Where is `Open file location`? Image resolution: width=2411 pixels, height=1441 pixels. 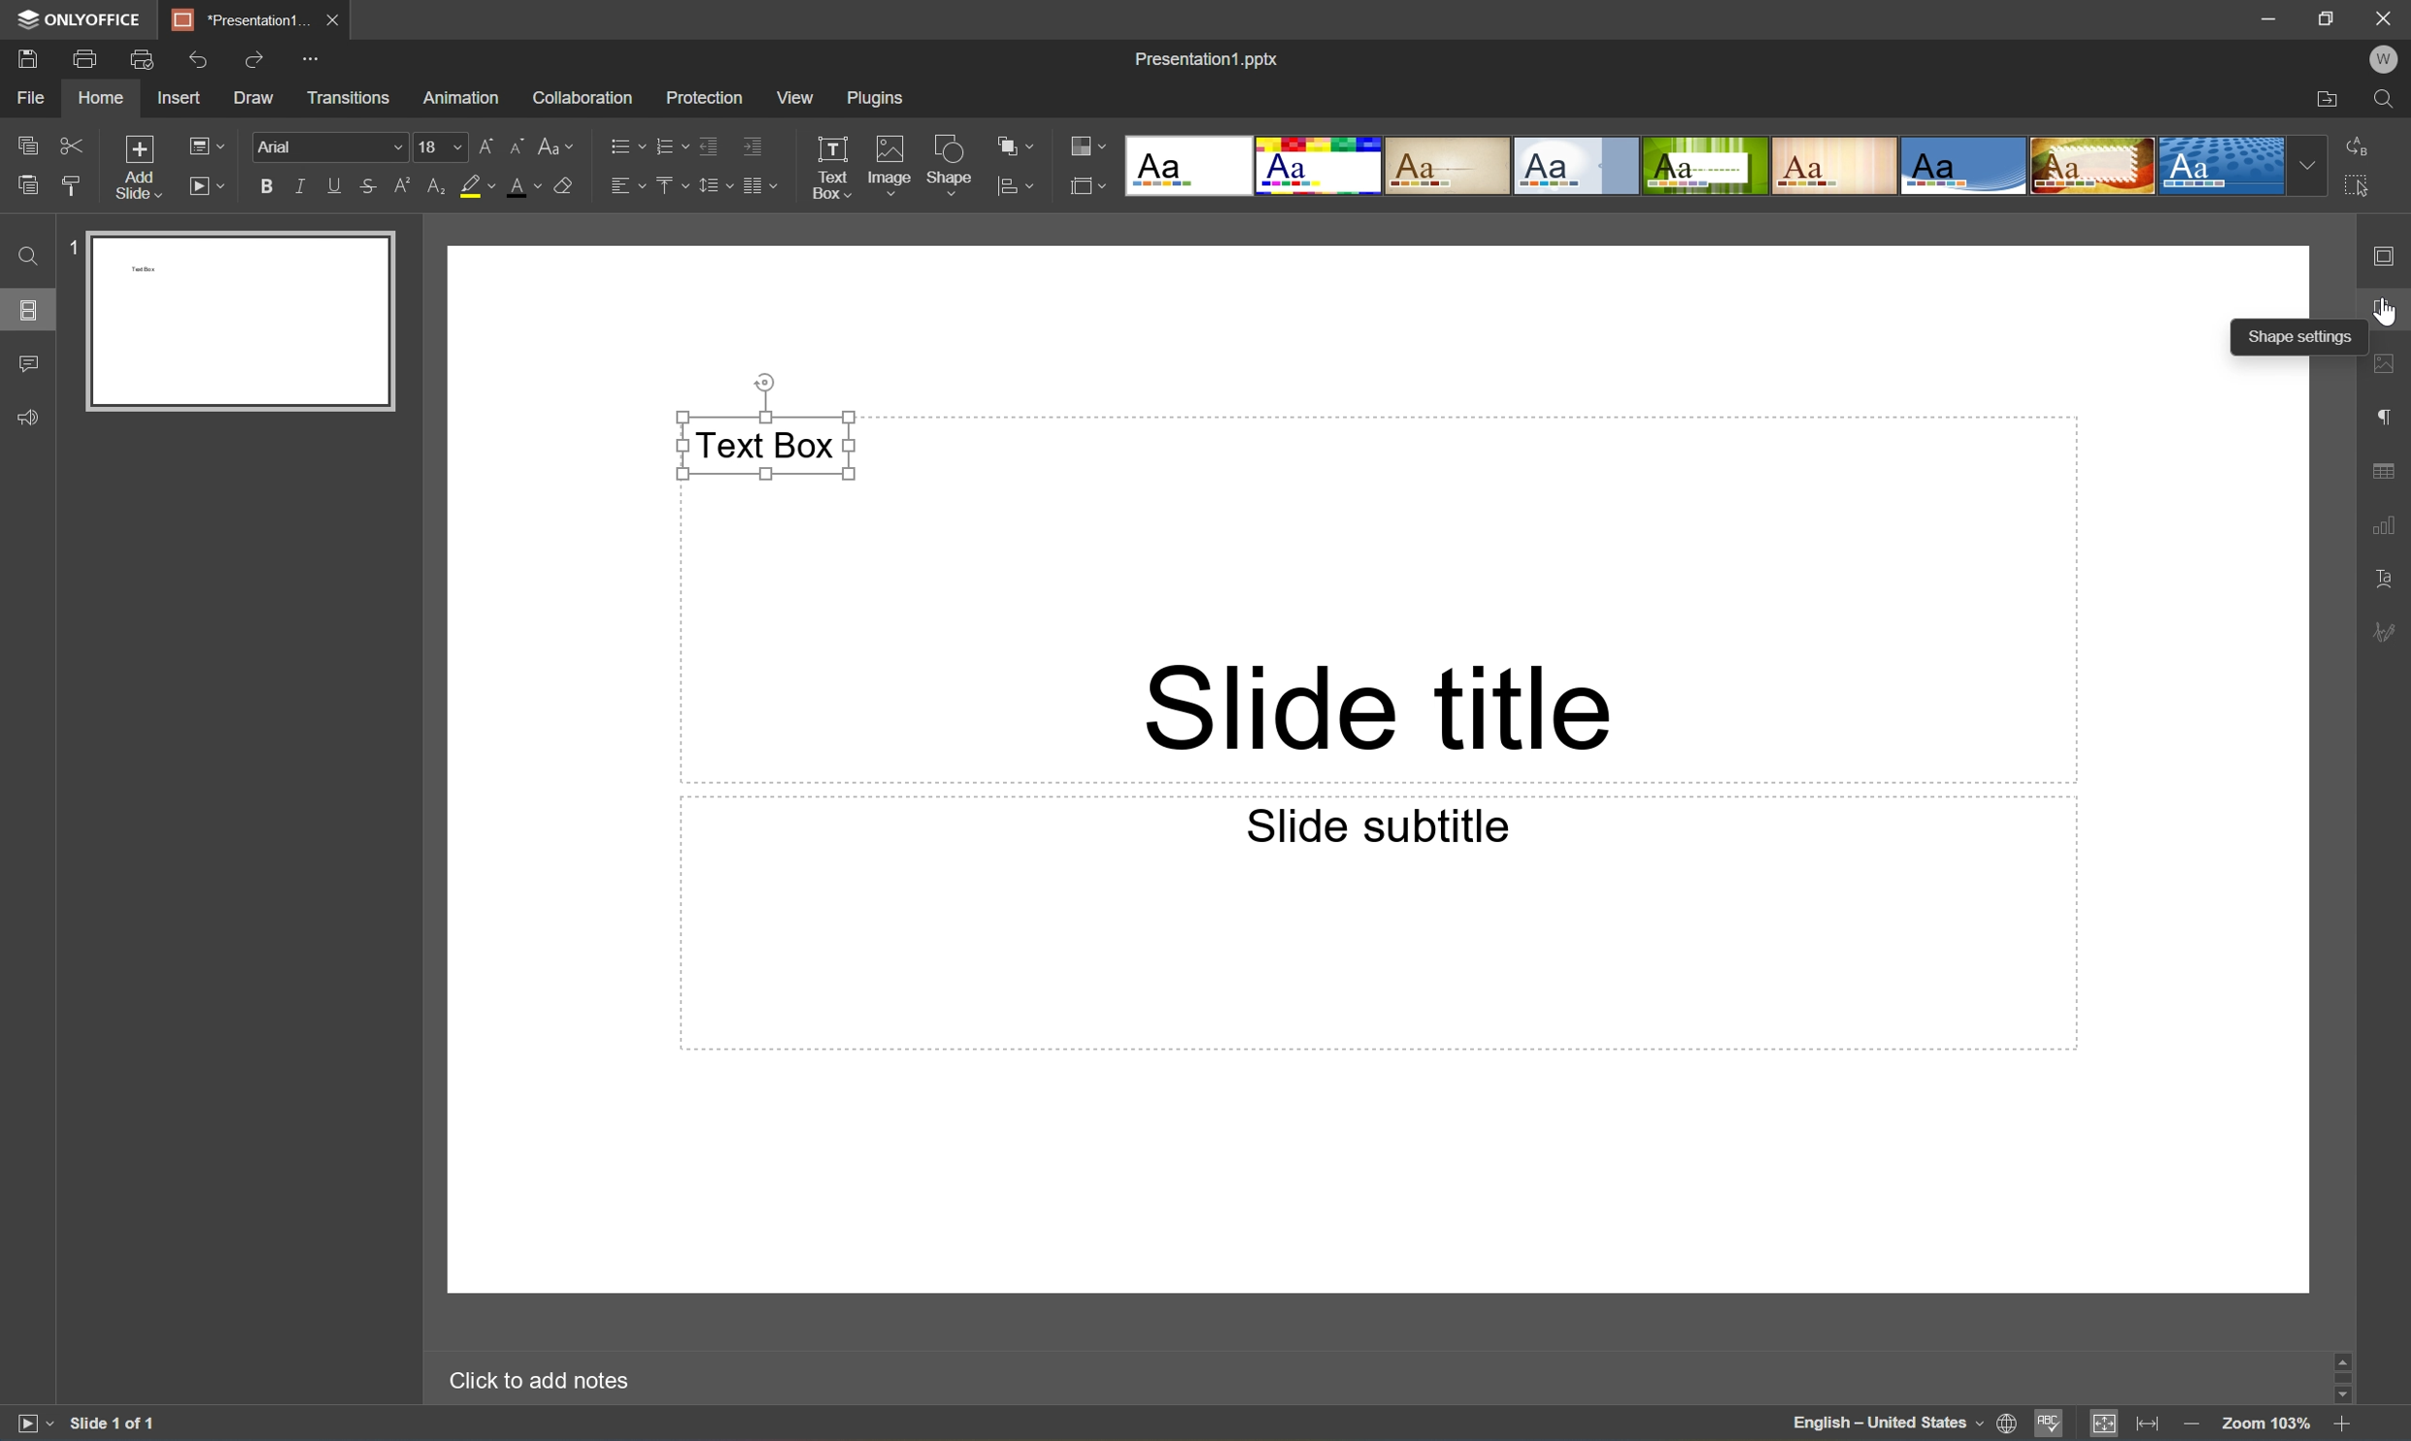 Open file location is located at coordinates (2328, 98).